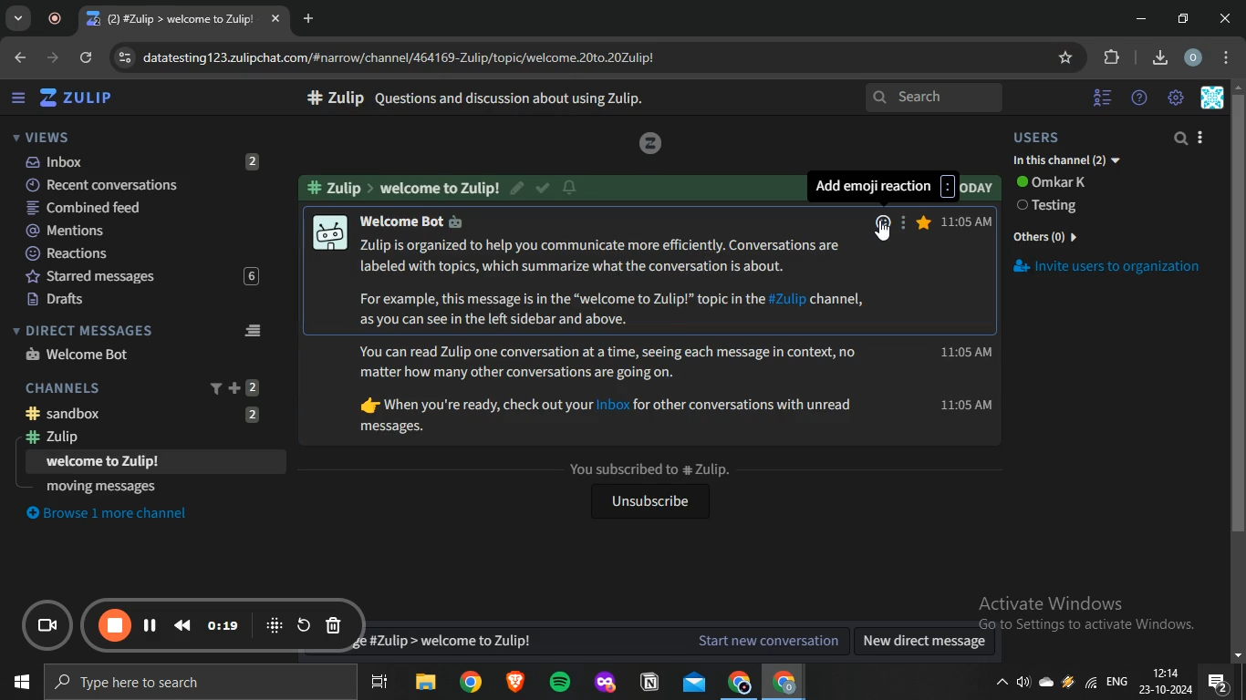  I want to click on sandbox, so click(151, 413).